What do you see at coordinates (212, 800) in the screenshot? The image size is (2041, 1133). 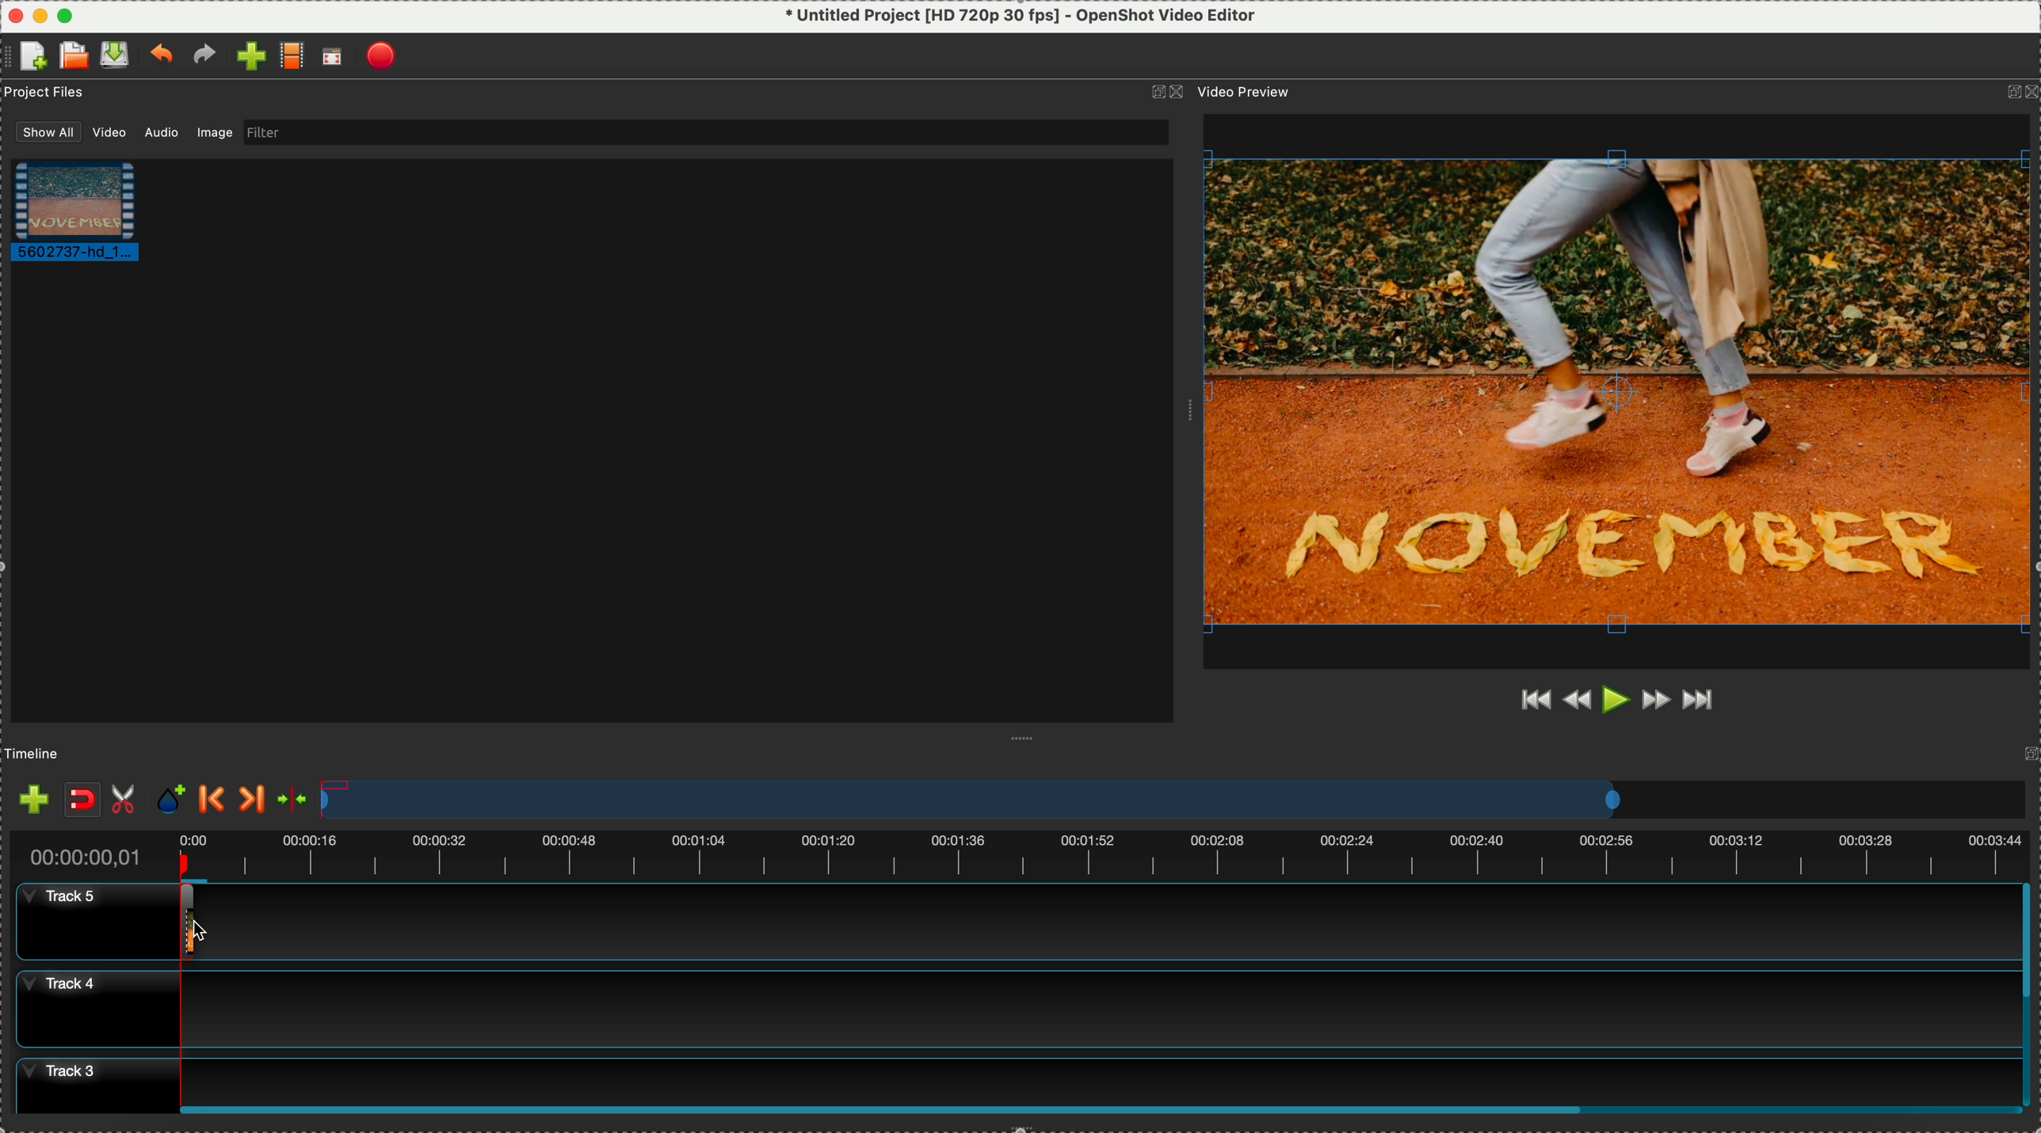 I see `previous marker` at bounding box center [212, 800].